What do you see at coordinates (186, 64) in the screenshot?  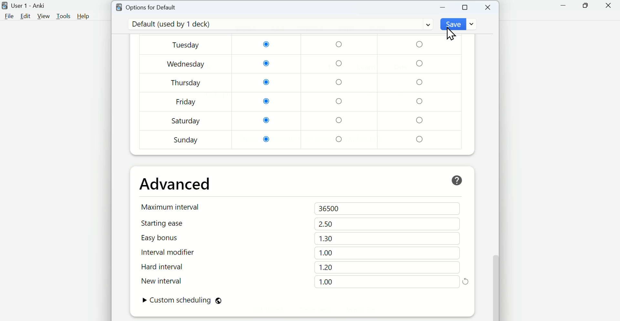 I see `Wednesday` at bounding box center [186, 64].